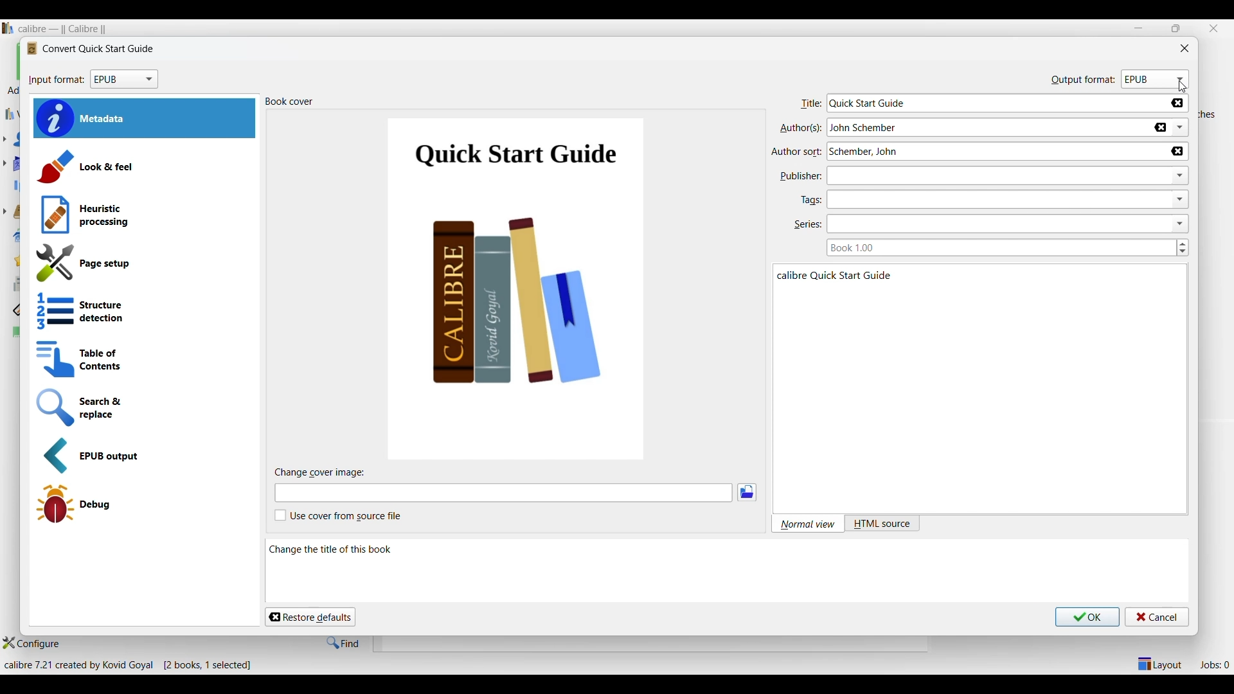  I want to click on Toggle cover from source file, so click(338, 515).